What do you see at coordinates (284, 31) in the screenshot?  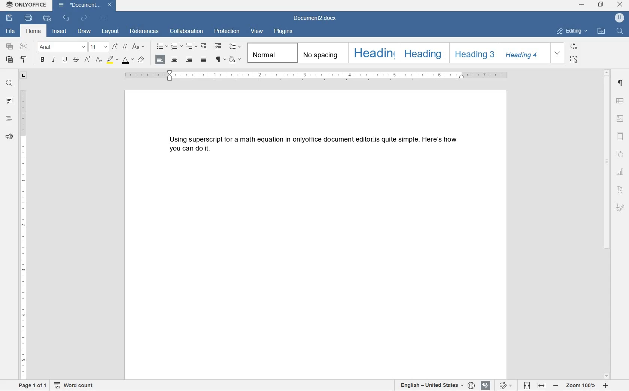 I see `plugins` at bounding box center [284, 31].